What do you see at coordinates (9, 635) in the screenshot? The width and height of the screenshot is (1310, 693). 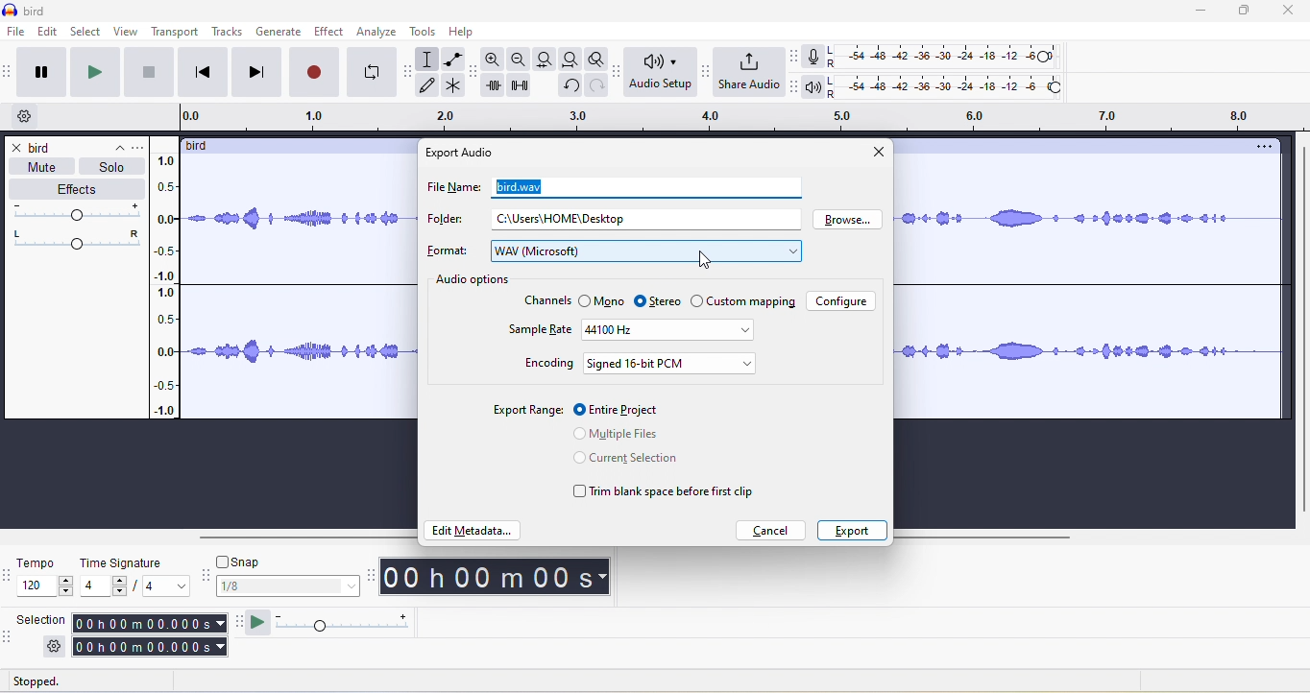 I see `audacity selection toolbar` at bounding box center [9, 635].